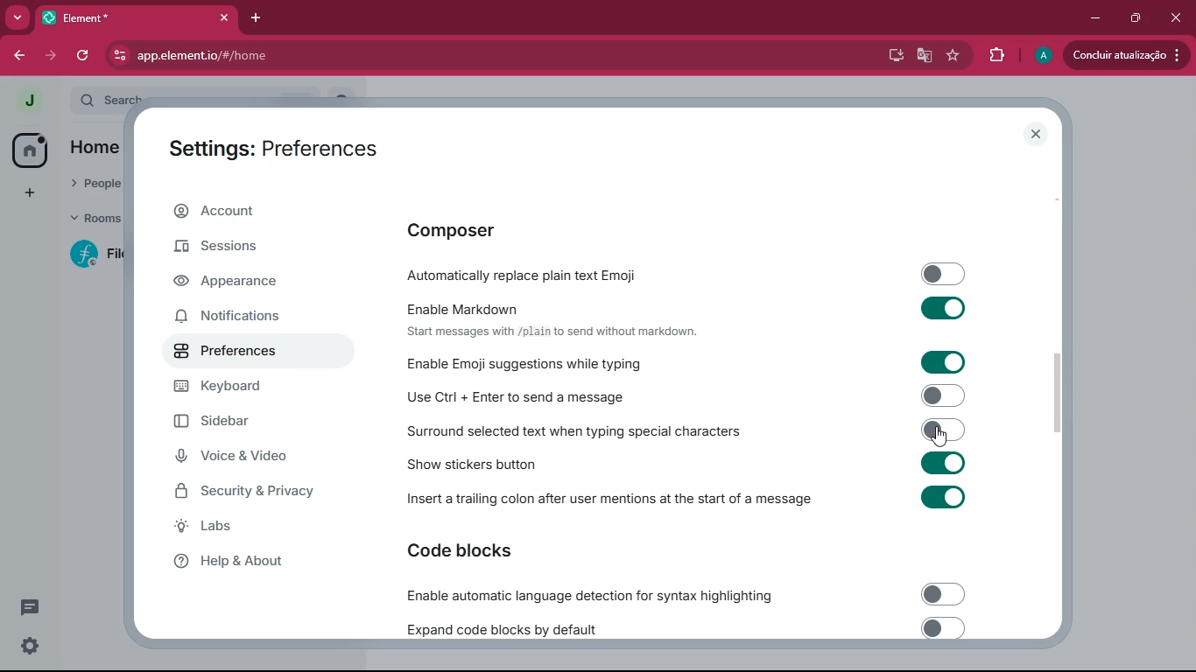  What do you see at coordinates (236, 457) in the screenshot?
I see `voice & video` at bounding box center [236, 457].